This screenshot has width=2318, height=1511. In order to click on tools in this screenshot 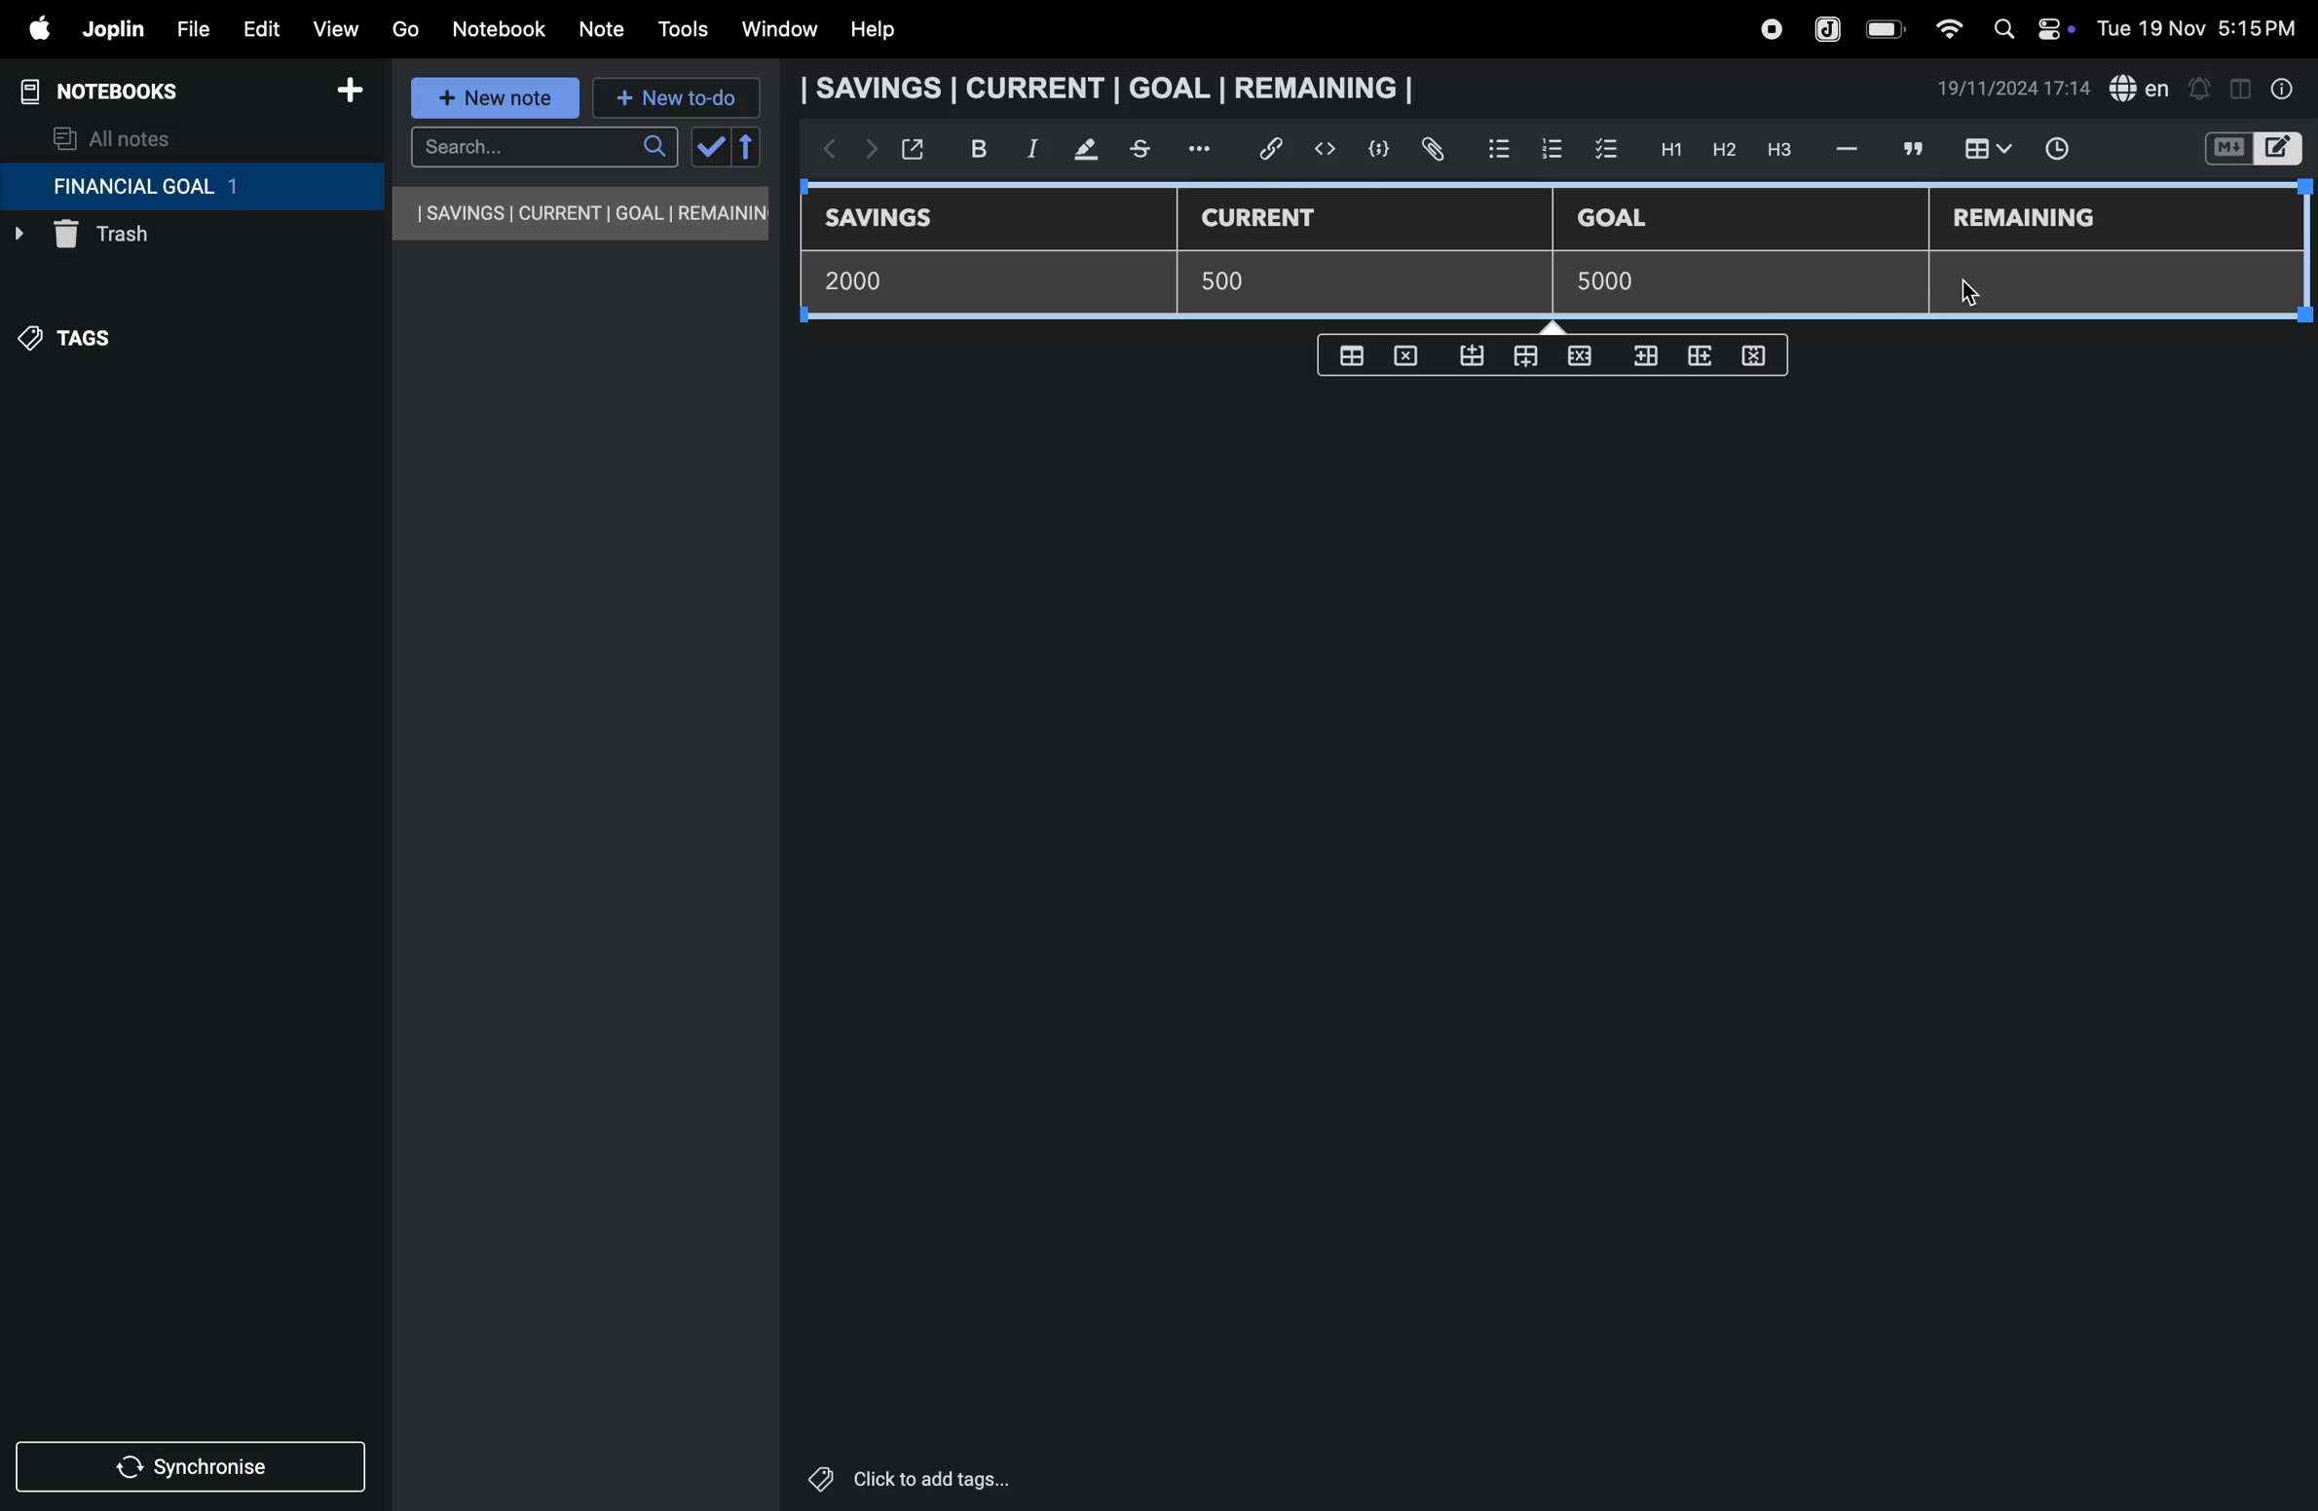, I will do `click(680, 29)`.